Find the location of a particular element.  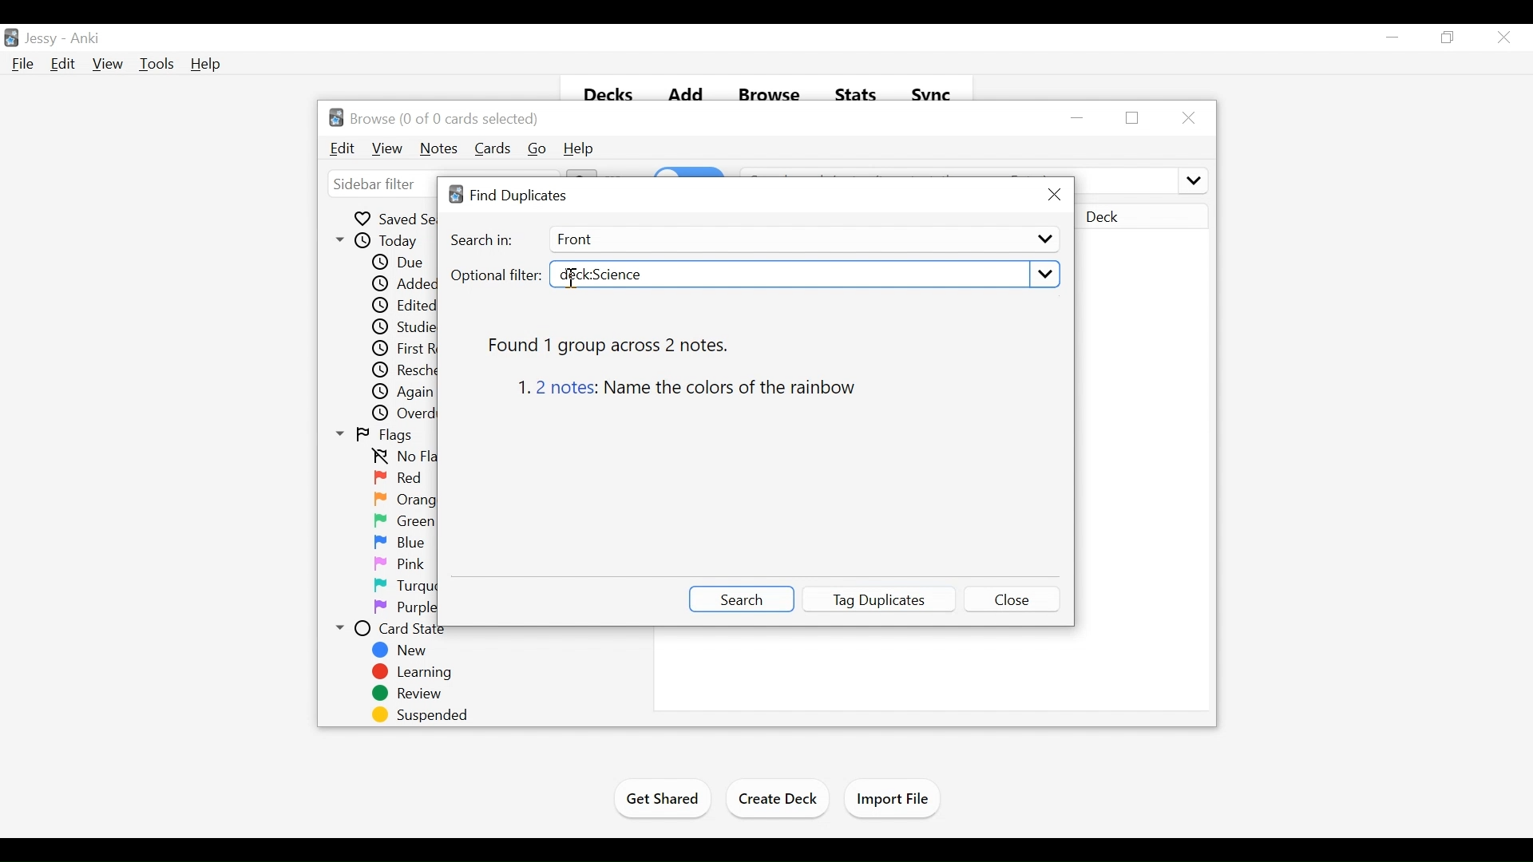

Browse (number of selected cards) is located at coordinates (435, 117).